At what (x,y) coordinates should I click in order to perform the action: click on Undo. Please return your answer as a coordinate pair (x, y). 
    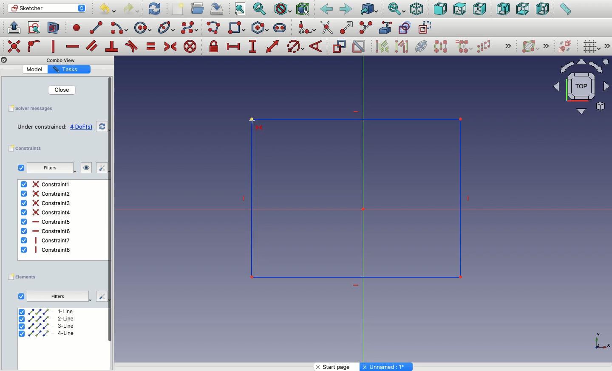
    Looking at the image, I should click on (109, 10).